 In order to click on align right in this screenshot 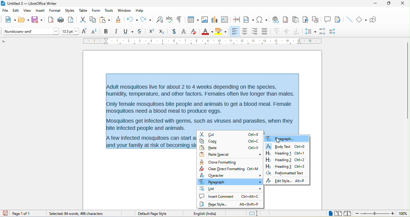, I will do `click(254, 32)`.